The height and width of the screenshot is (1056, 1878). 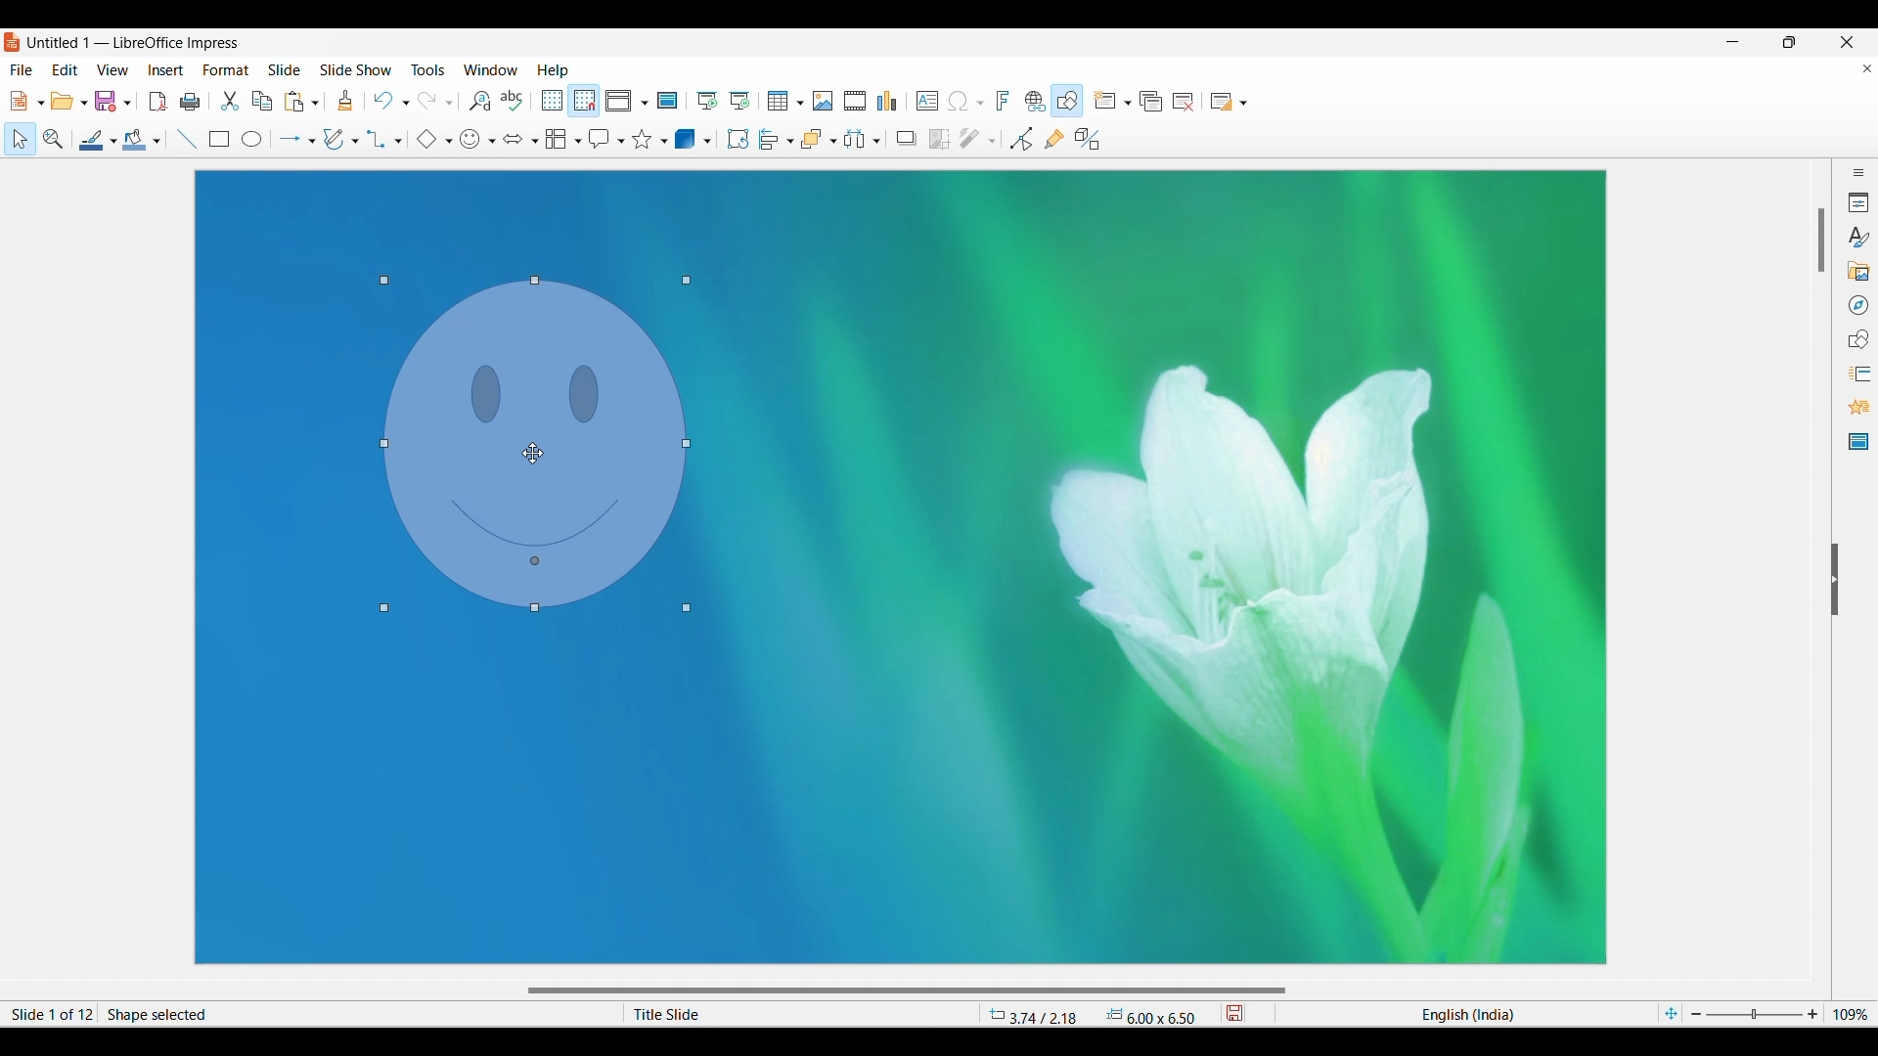 What do you see at coordinates (127, 103) in the screenshot?
I see `Save options` at bounding box center [127, 103].